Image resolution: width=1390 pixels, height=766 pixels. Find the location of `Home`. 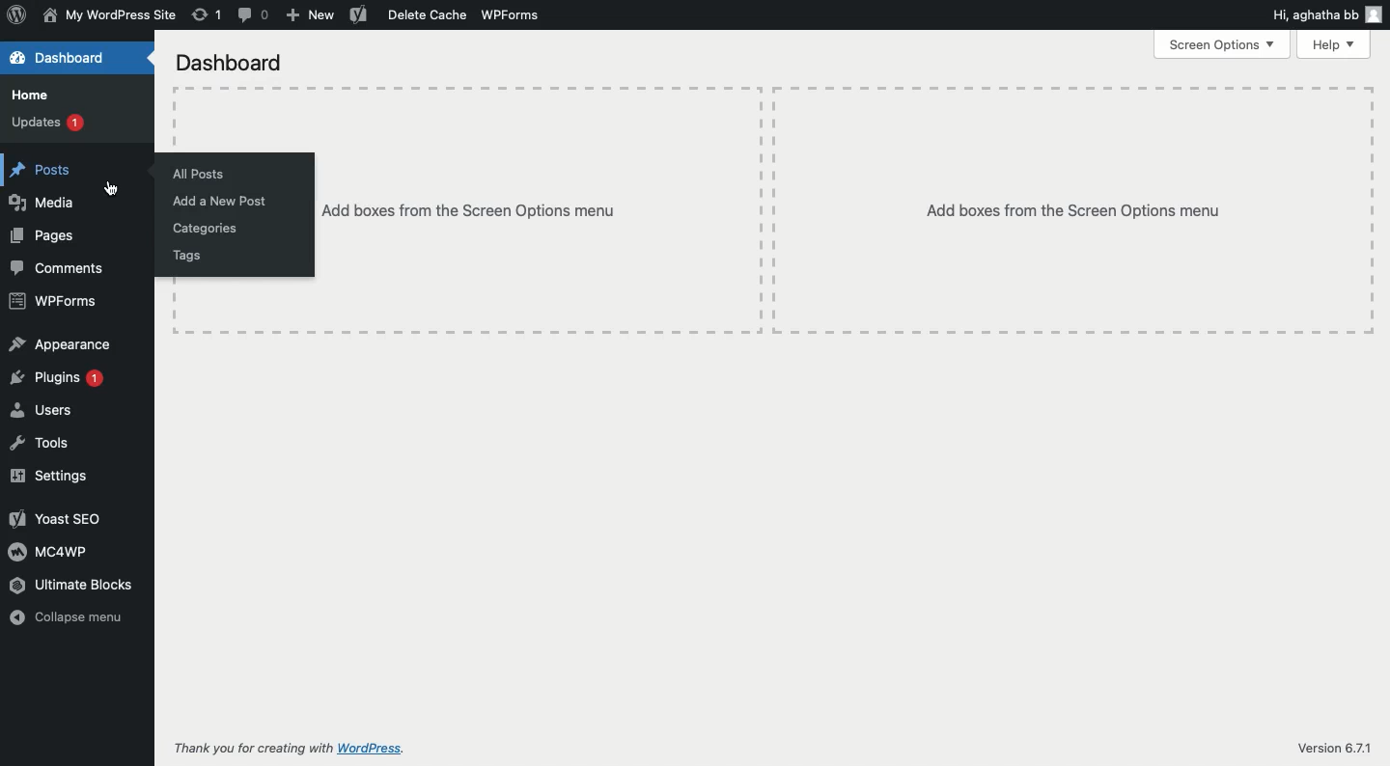

Home is located at coordinates (32, 96).